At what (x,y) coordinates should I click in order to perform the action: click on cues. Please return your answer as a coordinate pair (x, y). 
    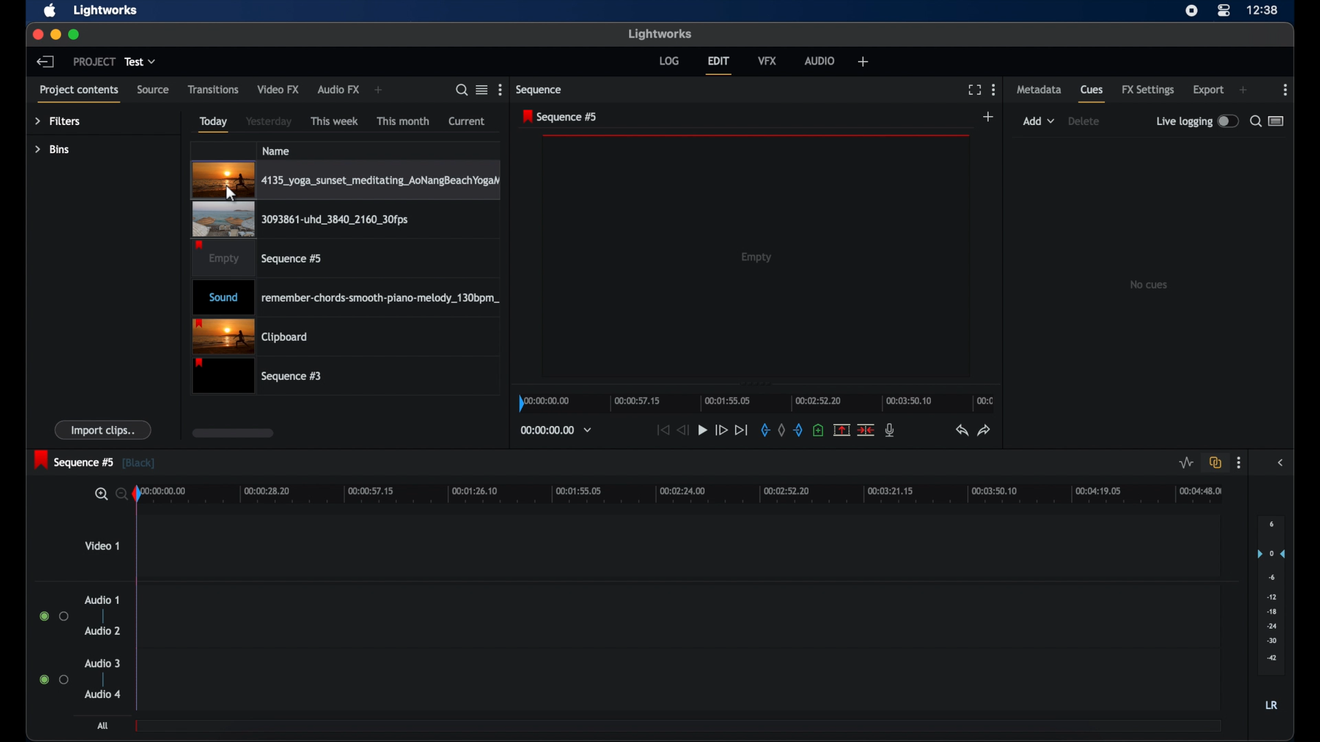
    Looking at the image, I should click on (1093, 93).